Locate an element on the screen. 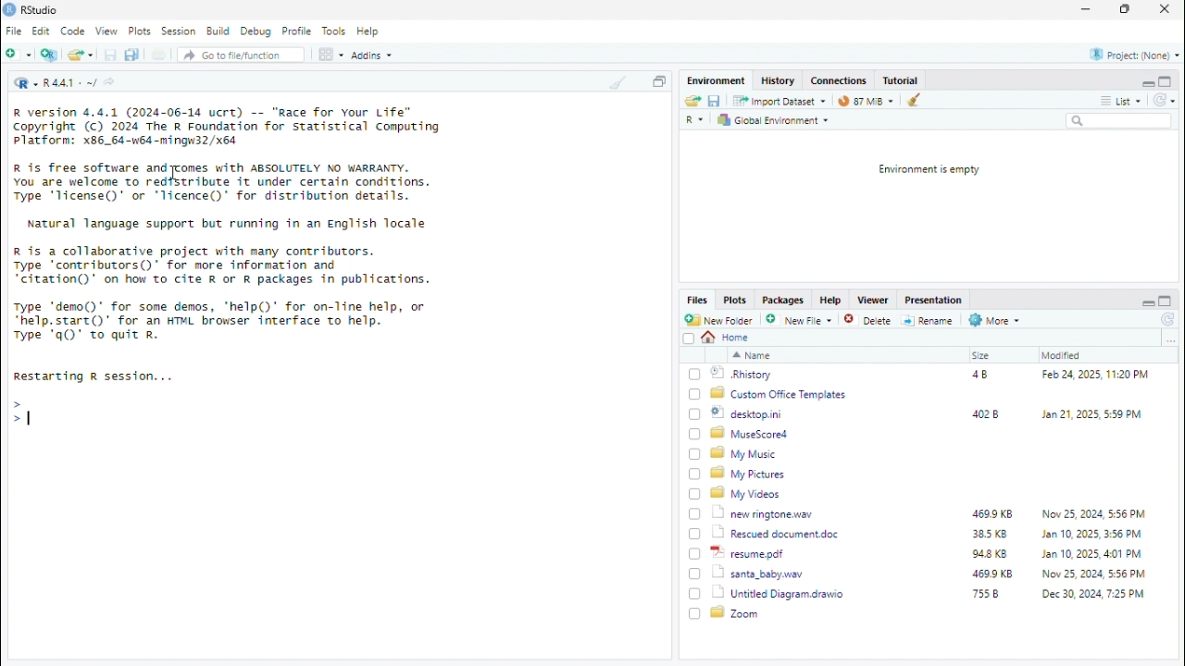 This screenshot has height=666, width=1185. Packages is located at coordinates (784, 301).